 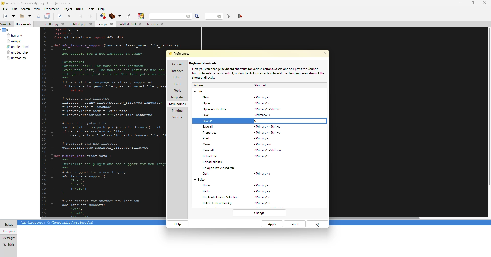 What do you see at coordinates (17, 53) in the screenshot?
I see `file` at bounding box center [17, 53].